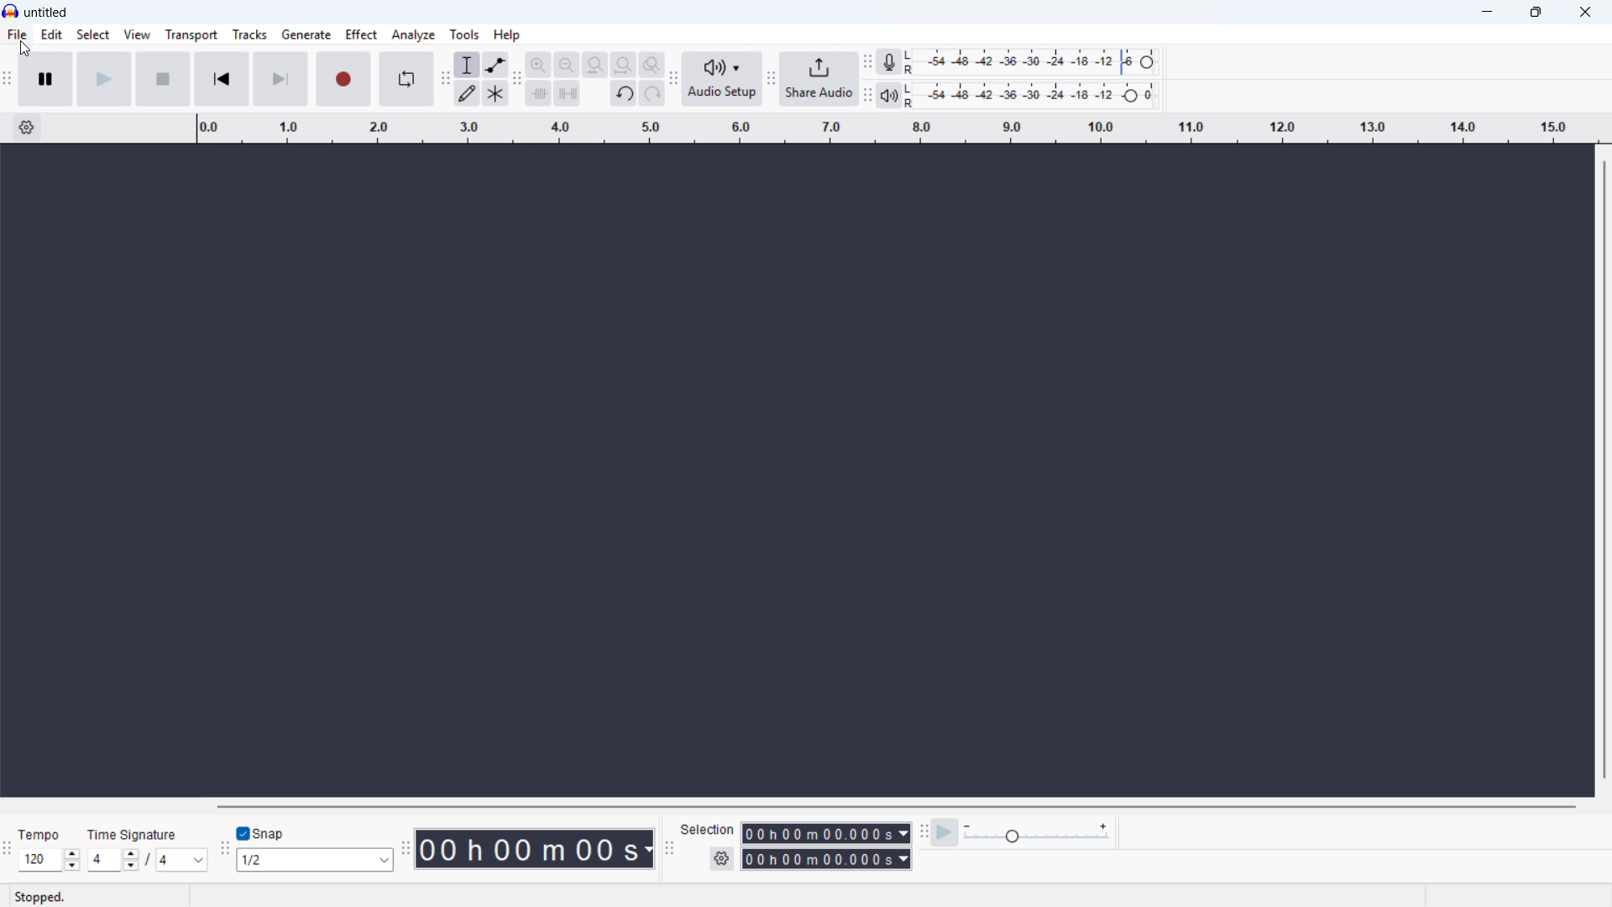  What do you see at coordinates (722, 79) in the screenshot?
I see `Audio setup ` at bounding box center [722, 79].